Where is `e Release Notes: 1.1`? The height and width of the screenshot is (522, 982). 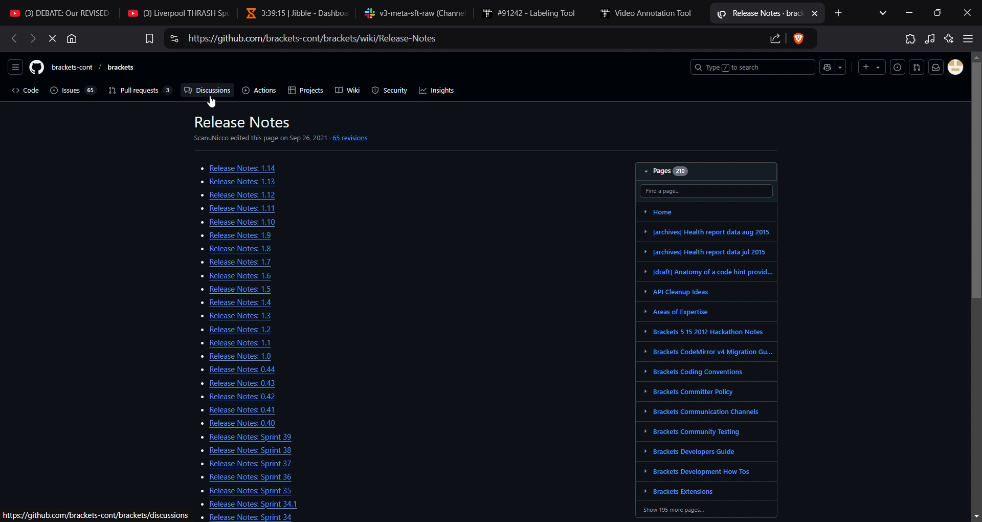
e Release Notes: 1.1 is located at coordinates (238, 342).